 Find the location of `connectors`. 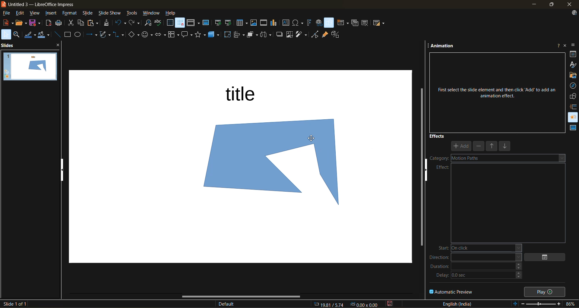

connectors is located at coordinates (119, 35).